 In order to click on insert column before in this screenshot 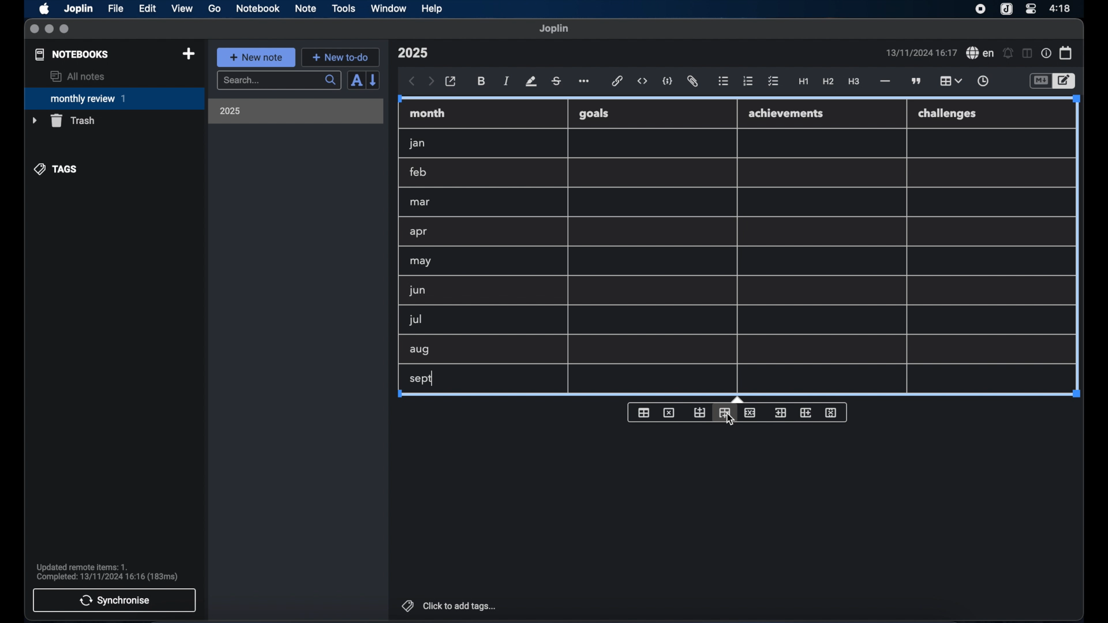, I will do `click(780, 413)`.